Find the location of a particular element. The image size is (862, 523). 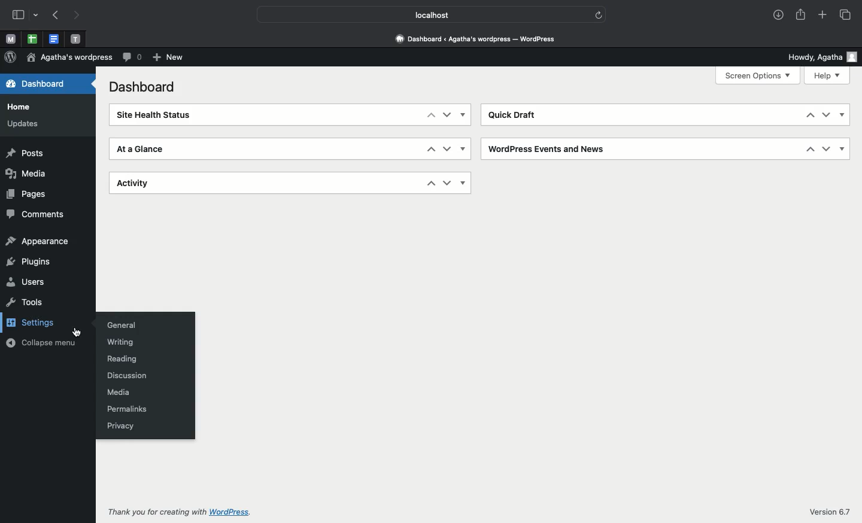

Sidebar is located at coordinates (18, 16).